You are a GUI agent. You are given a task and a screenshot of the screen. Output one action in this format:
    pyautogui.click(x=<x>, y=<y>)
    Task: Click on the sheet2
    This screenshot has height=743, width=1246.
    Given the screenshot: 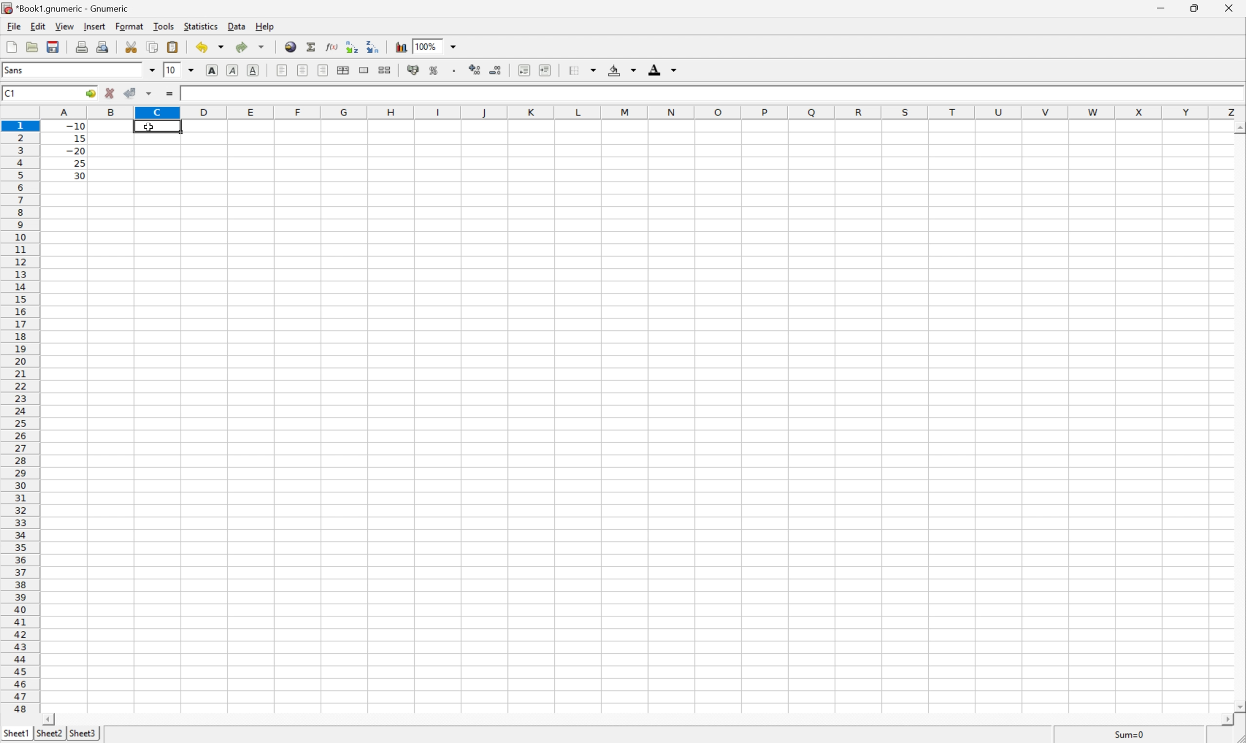 What is the action you would take?
    pyautogui.click(x=49, y=734)
    